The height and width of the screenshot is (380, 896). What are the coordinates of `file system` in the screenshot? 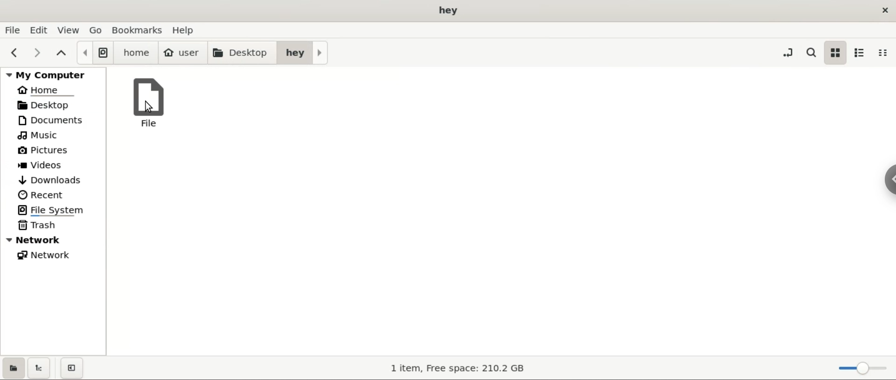 It's located at (96, 53).